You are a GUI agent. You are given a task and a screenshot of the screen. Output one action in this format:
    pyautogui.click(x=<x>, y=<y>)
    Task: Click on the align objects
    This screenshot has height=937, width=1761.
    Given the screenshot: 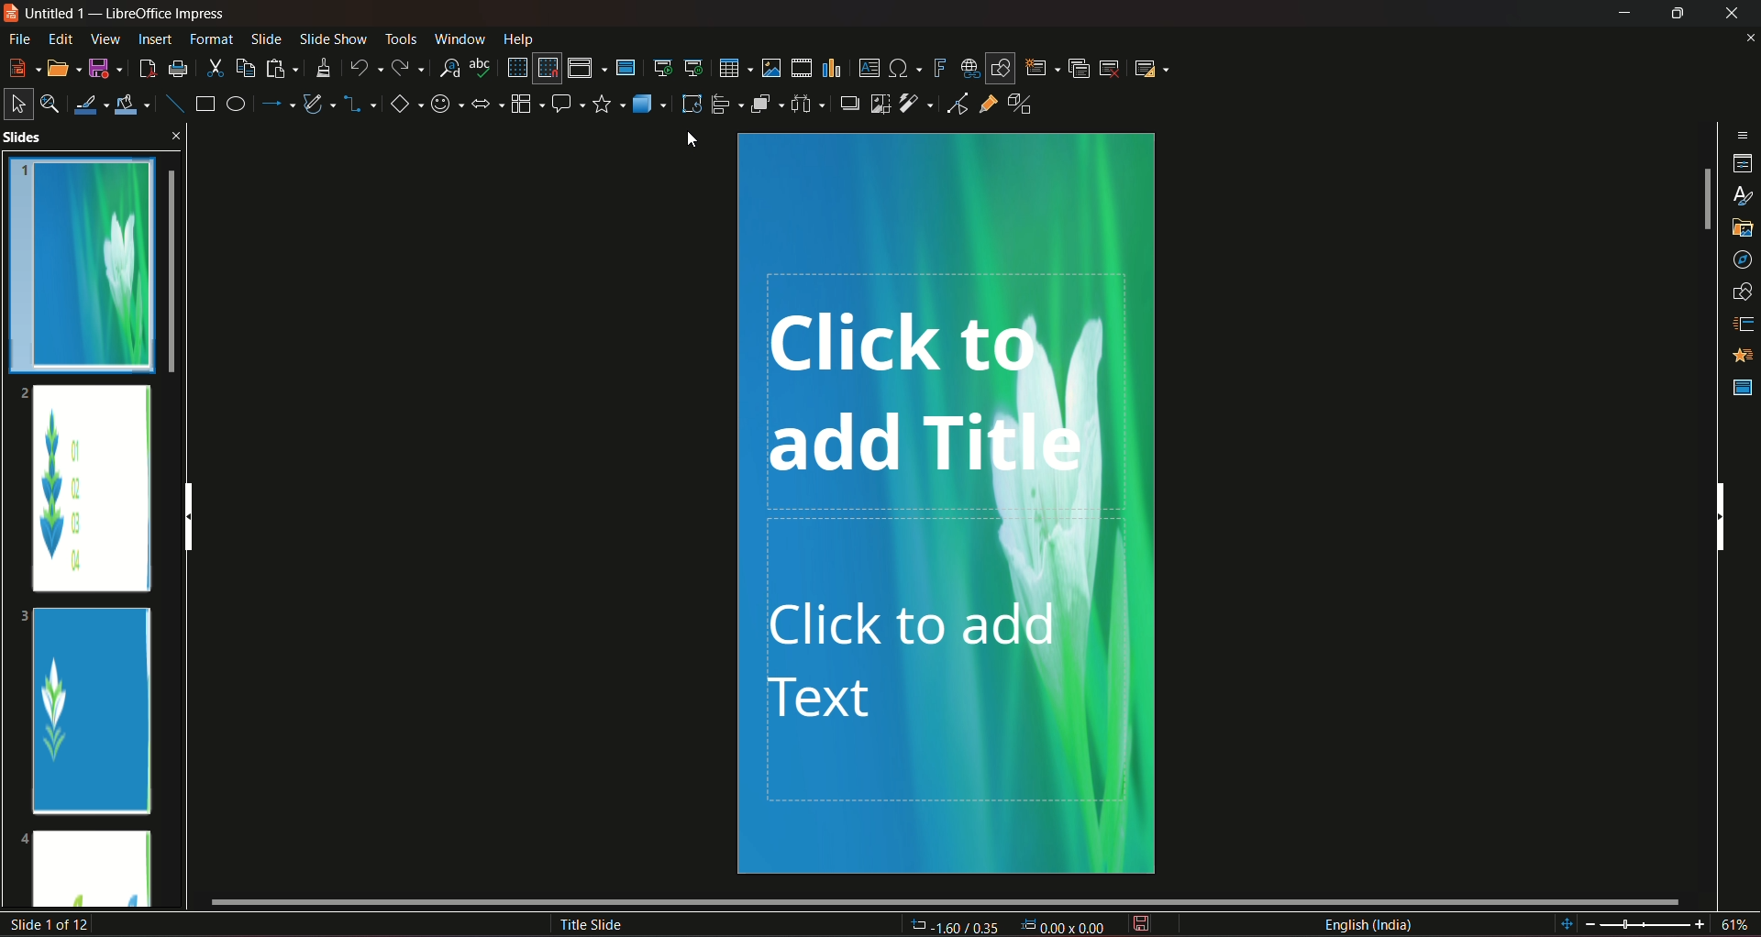 What is the action you would take?
    pyautogui.click(x=725, y=105)
    